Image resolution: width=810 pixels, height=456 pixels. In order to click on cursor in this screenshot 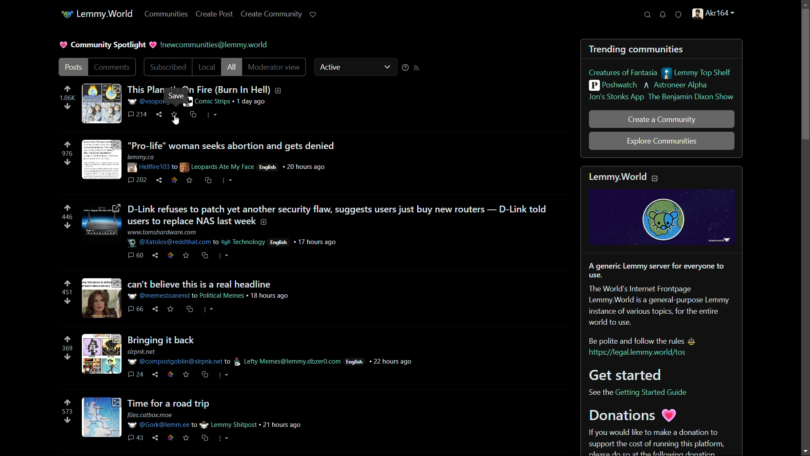, I will do `click(176, 122)`.